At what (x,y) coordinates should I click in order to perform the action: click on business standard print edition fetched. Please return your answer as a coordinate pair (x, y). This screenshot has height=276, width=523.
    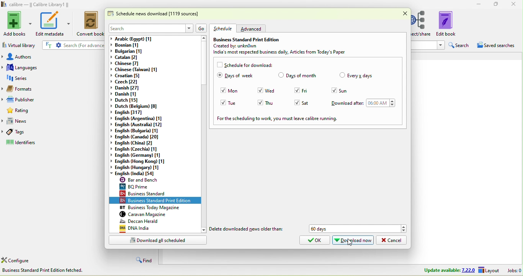
    Looking at the image, I should click on (44, 270).